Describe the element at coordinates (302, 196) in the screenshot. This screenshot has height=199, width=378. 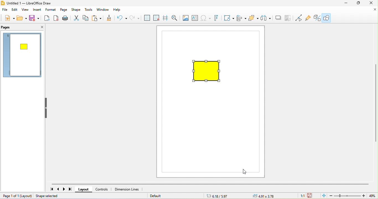
I see `1:1` at that location.